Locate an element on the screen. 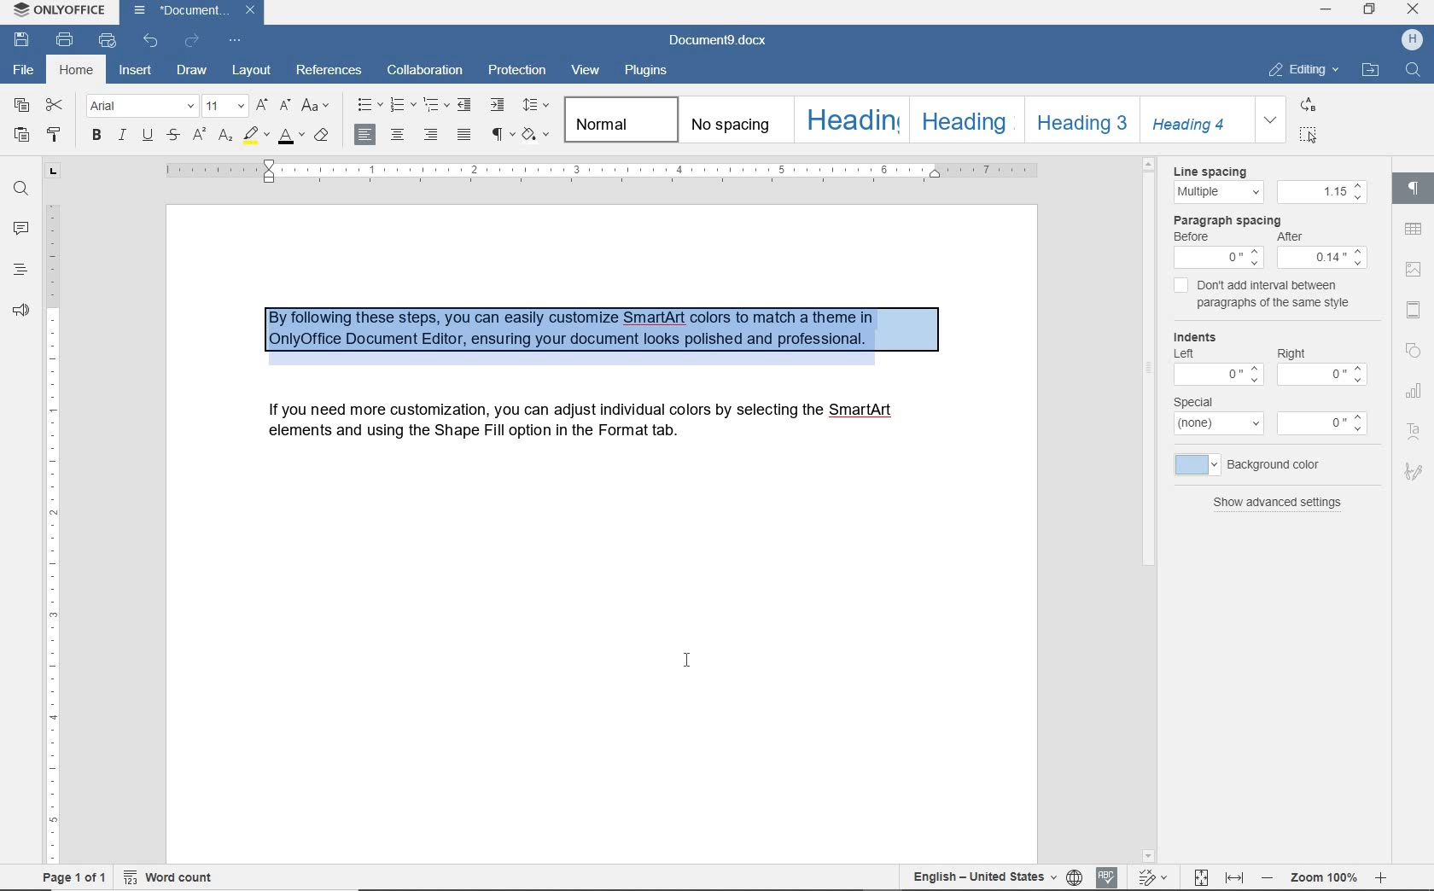 This screenshot has height=891, width=1434. feedback & support is located at coordinates (20, 312).